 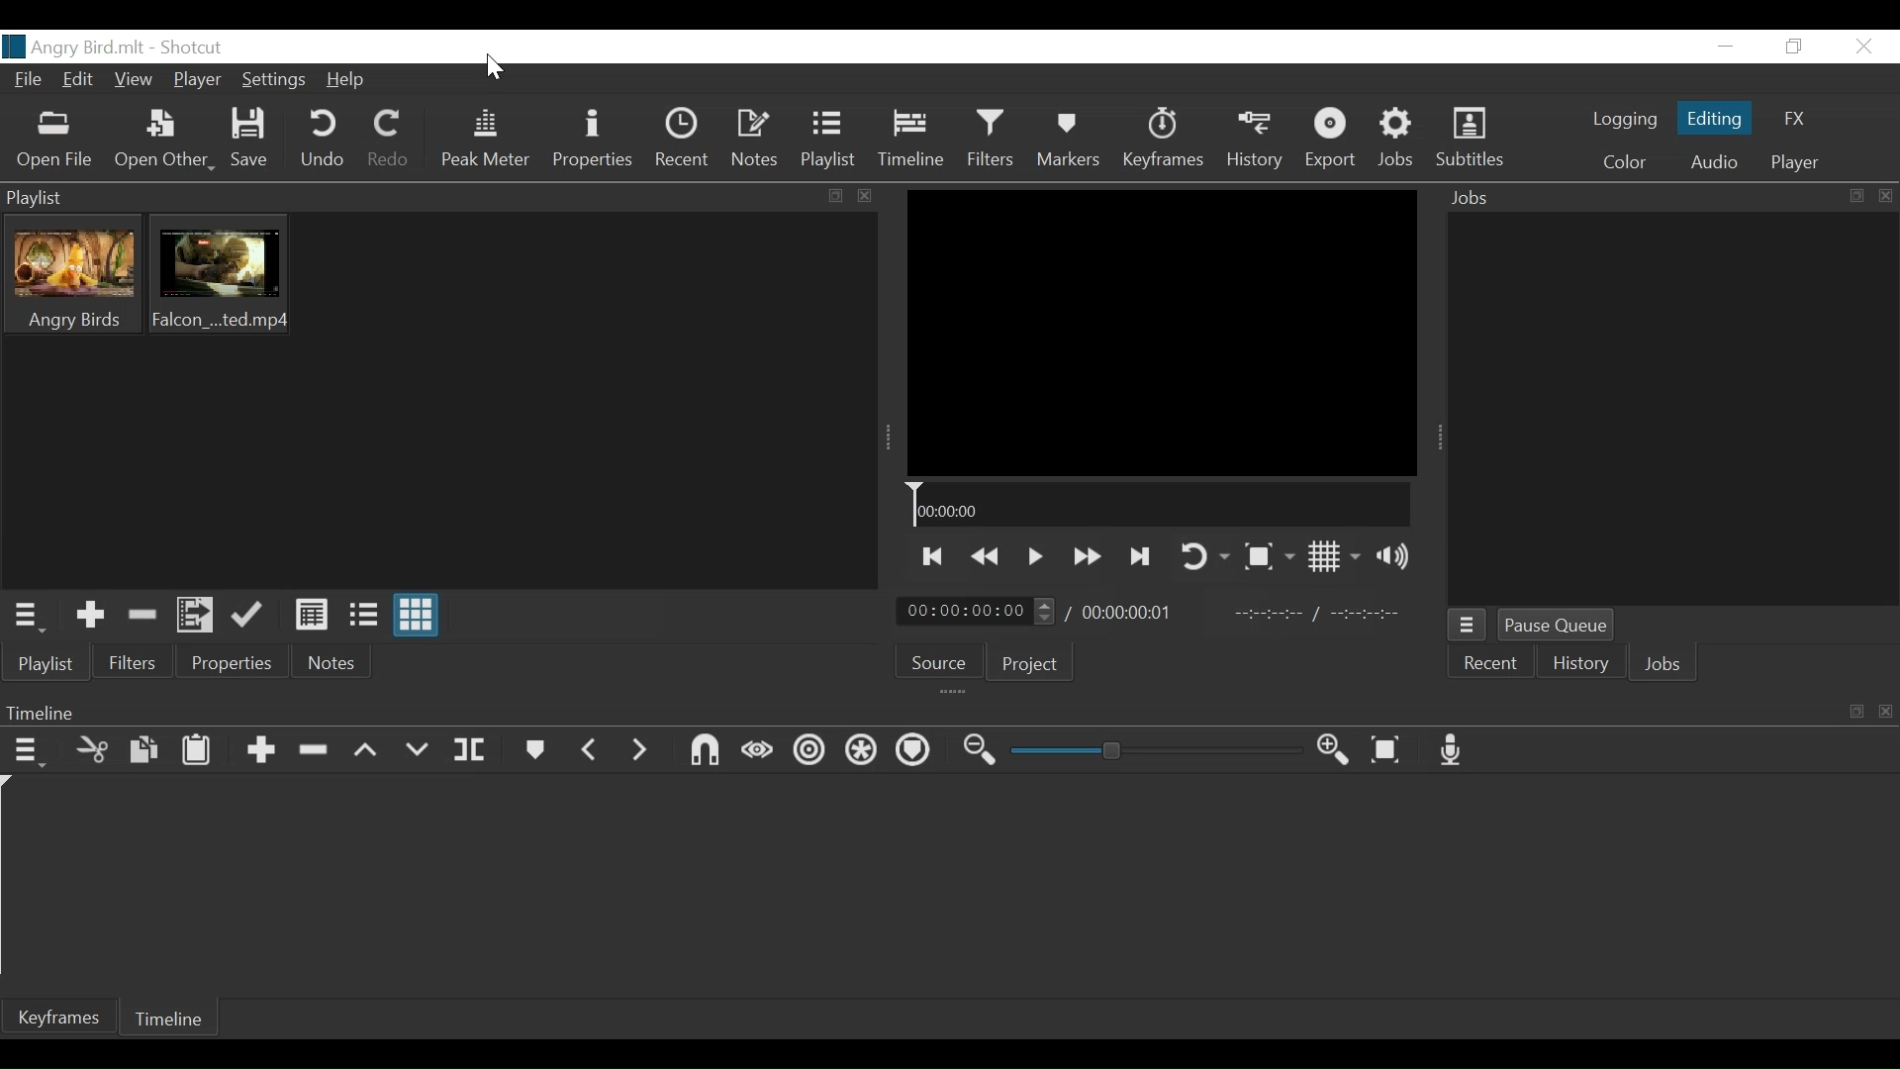 What do you see at coordinates (1251, 138) in the screenshot?
I see `History` at bounding box center [1251, 138].